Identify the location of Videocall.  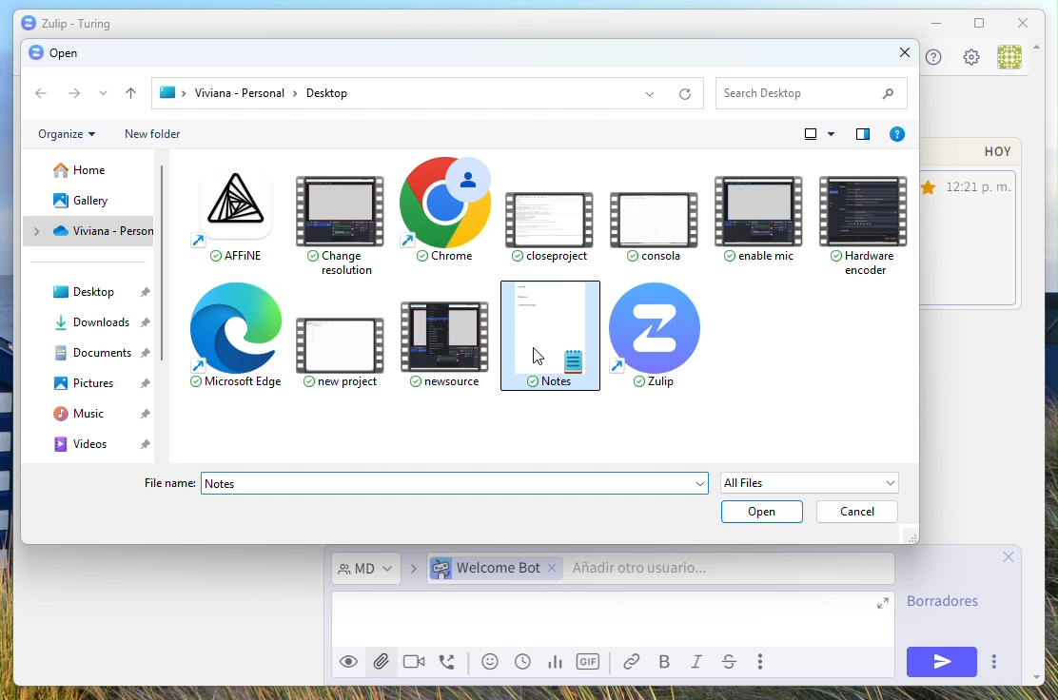
(414, 660).